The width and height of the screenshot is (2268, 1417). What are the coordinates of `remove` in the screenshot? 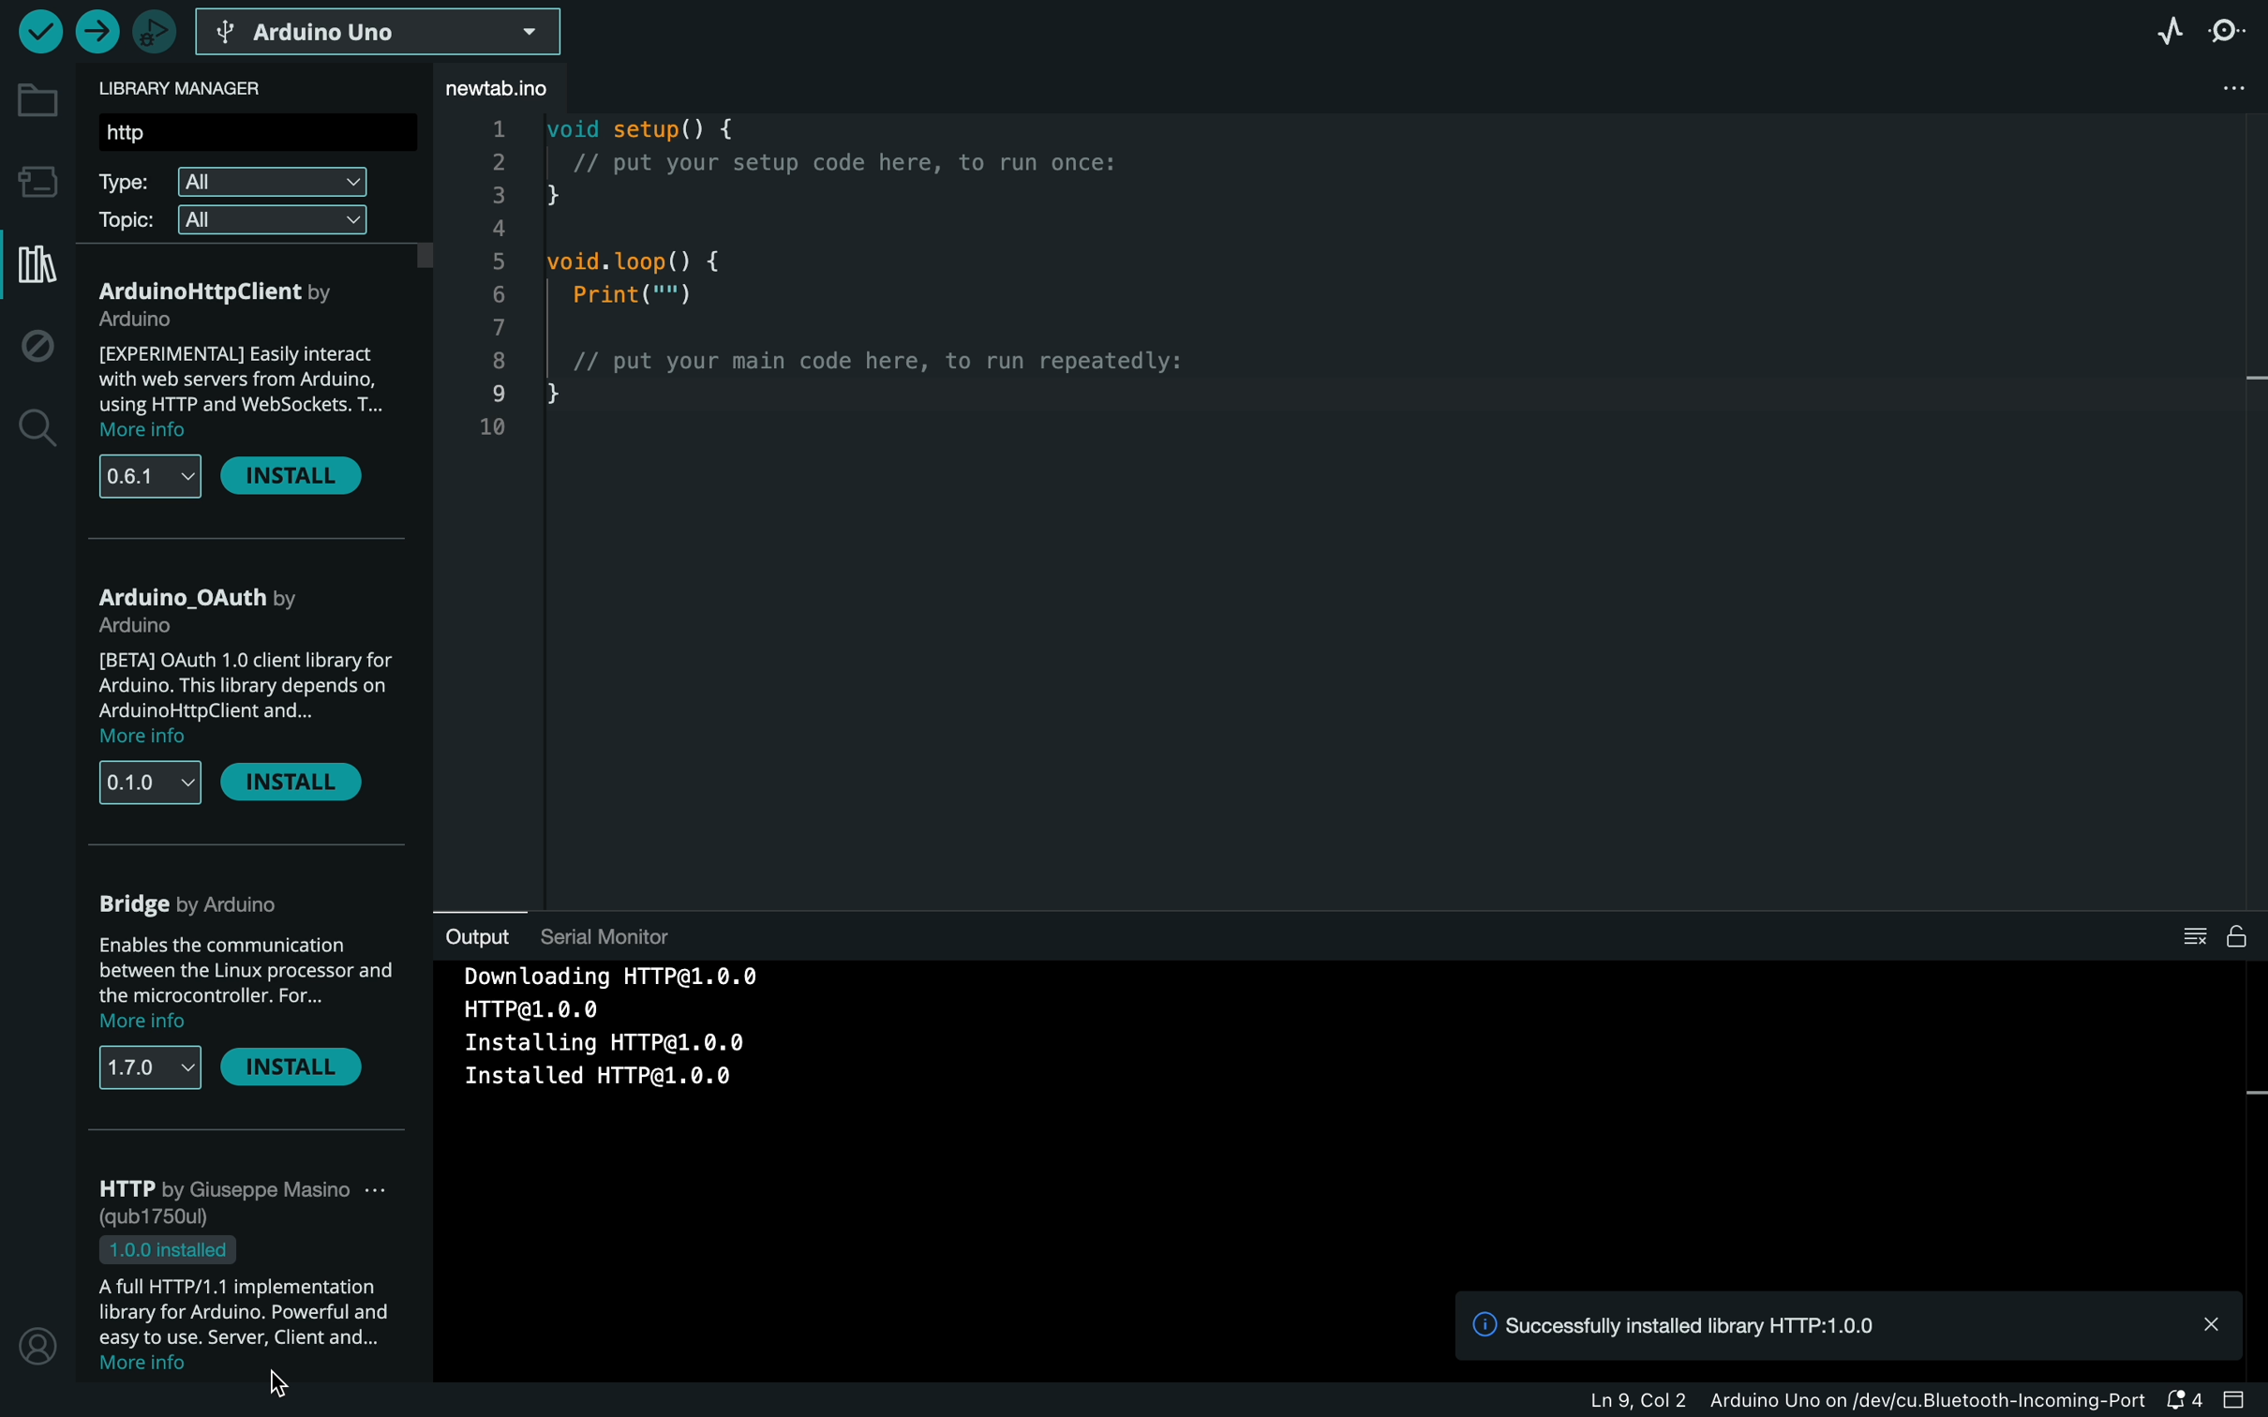 It's located at (297, 780).